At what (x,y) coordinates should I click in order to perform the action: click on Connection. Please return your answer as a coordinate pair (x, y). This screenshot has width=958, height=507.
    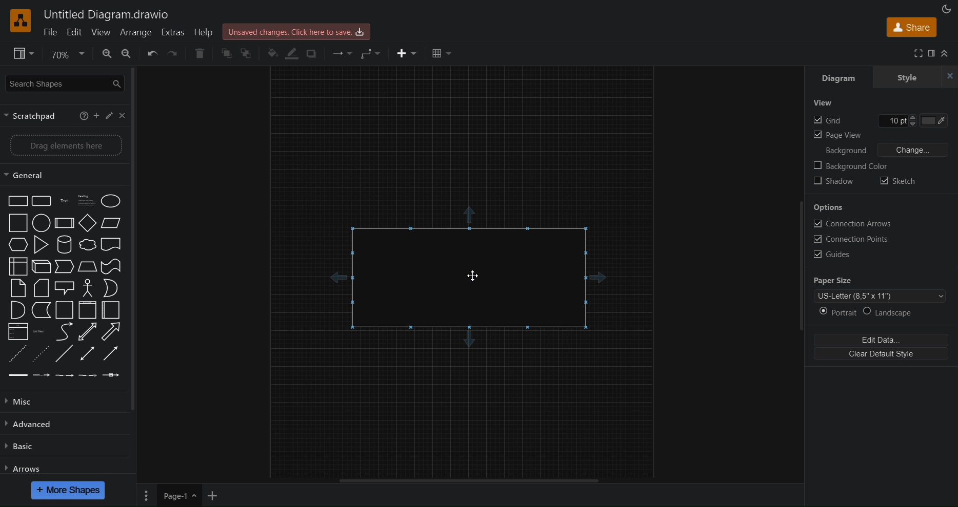
    Looking at the image, I should click on (339, 53).